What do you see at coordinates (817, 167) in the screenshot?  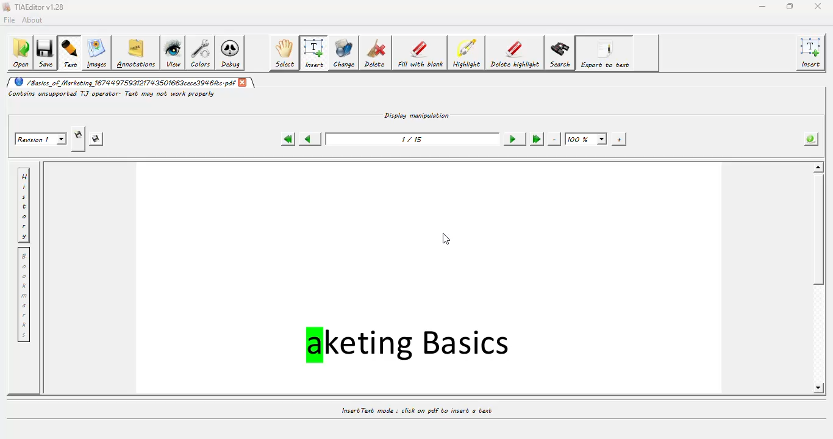 I see `scroll up` at bounding box center [817, 167].